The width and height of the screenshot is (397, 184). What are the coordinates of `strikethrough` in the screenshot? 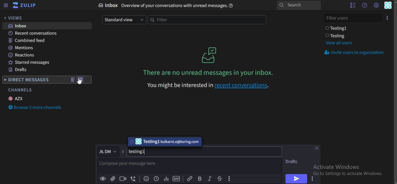 It's located at (219, 178).